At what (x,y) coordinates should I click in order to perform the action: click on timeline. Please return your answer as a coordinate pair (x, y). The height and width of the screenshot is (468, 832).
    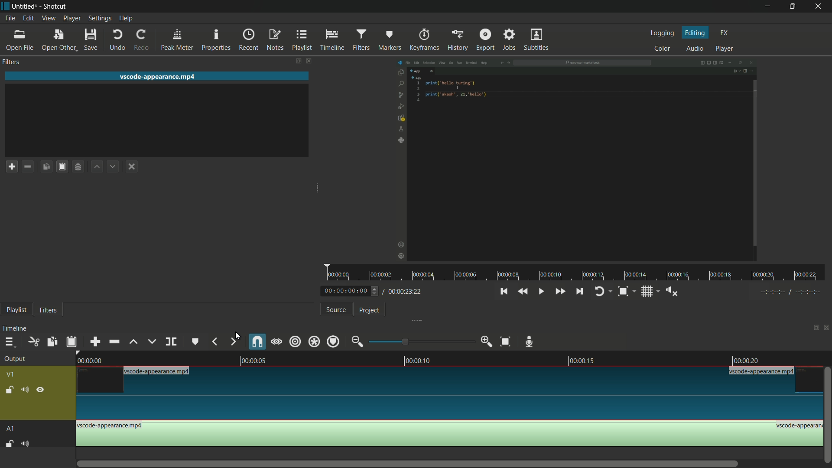
    Looking at the image, I should click on (451, 359).